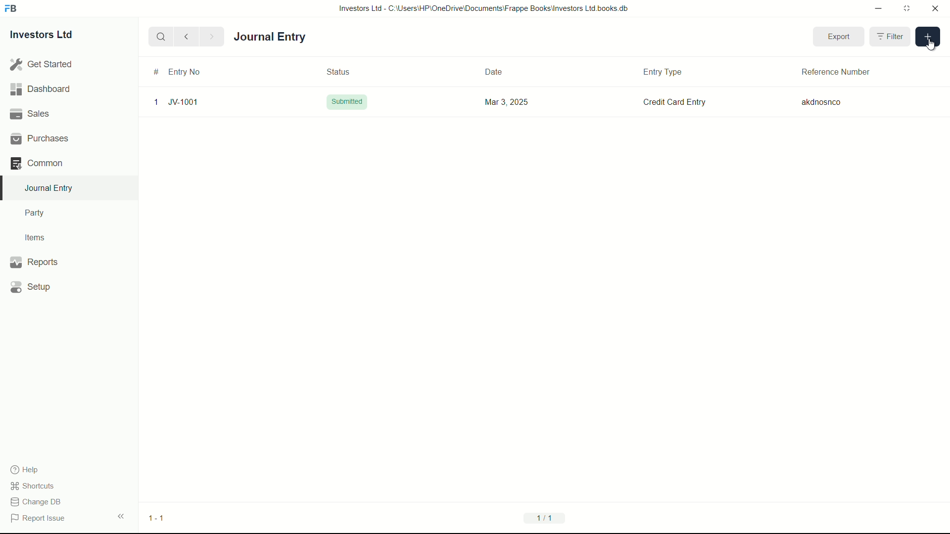 Image resolution: width=950 pixels, height=534 pixels. Describe the element at coordinates (824, 102) in the screenshot. I see `akdnosnco` at that location.